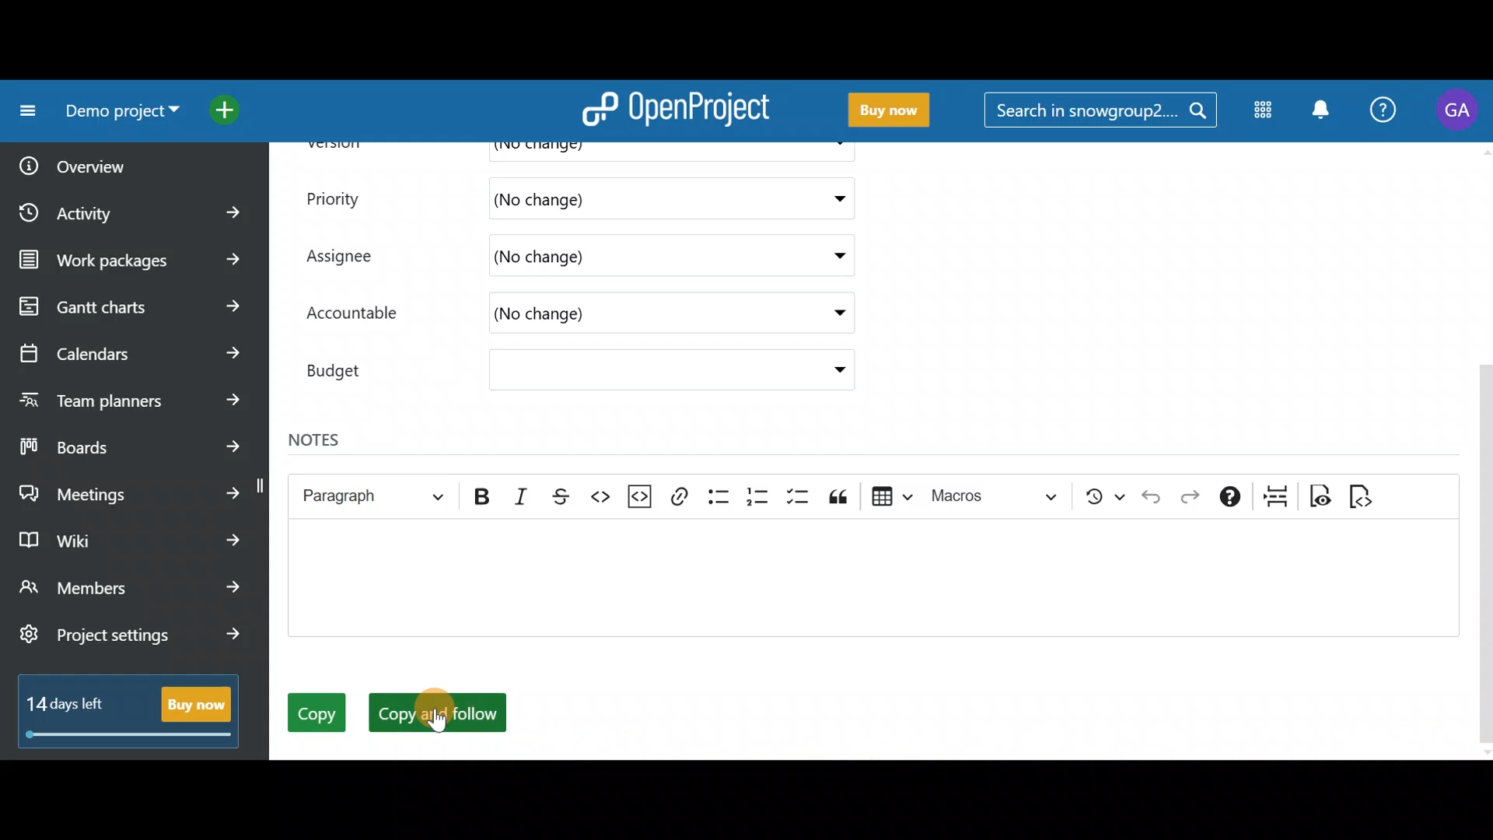  I want to click on Insert table, so click(890, 495).